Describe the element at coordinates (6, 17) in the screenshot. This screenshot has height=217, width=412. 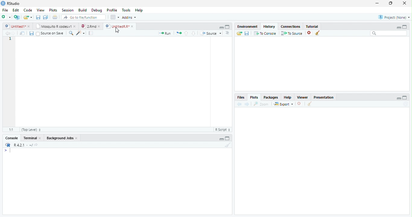
I see `New file` at that location.